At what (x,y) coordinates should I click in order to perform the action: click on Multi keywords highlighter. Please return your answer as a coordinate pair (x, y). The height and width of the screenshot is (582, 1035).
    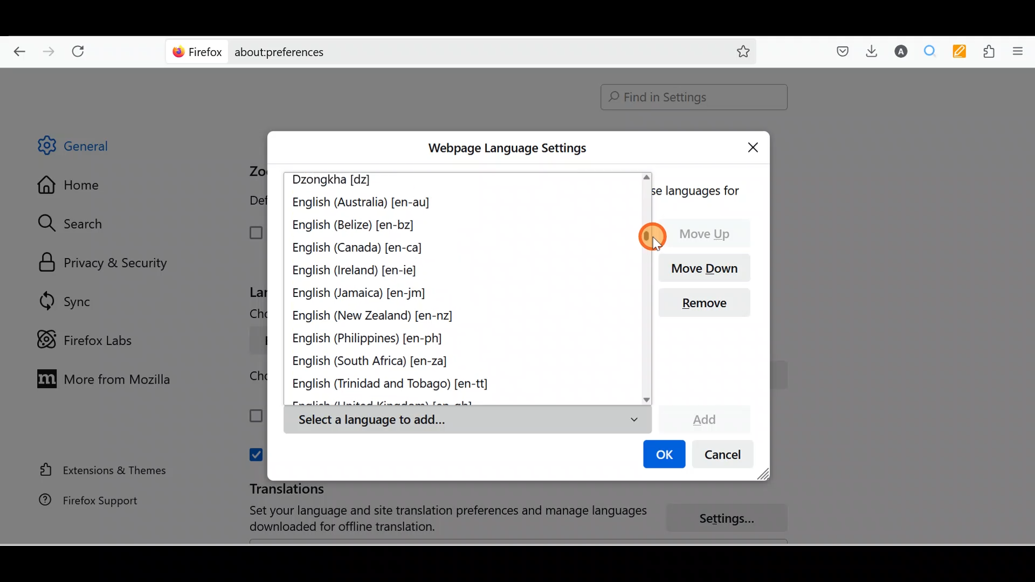
    Looking at the image, I should click on (963, 52).